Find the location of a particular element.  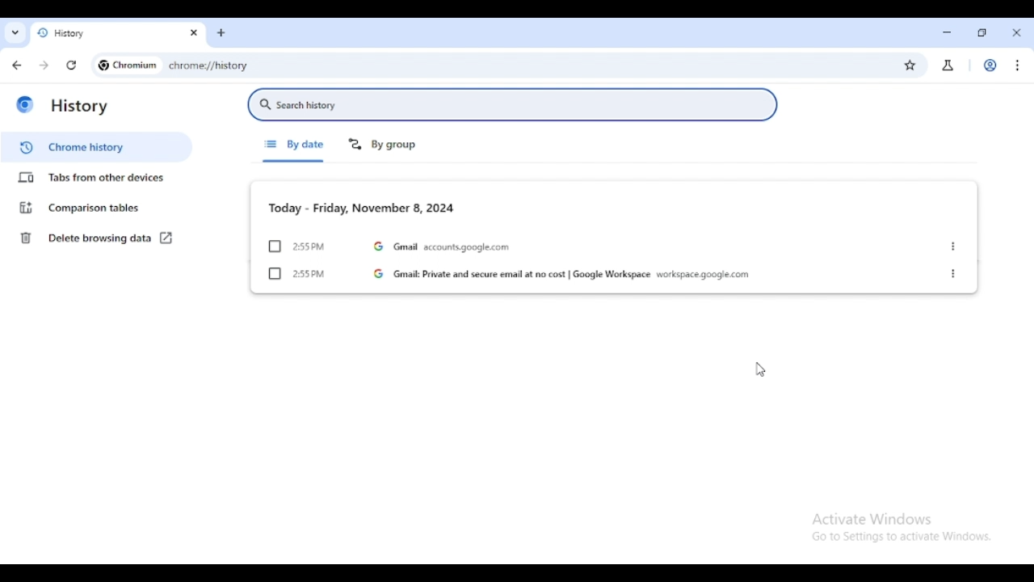

profile is located at coordinates (990, 65).